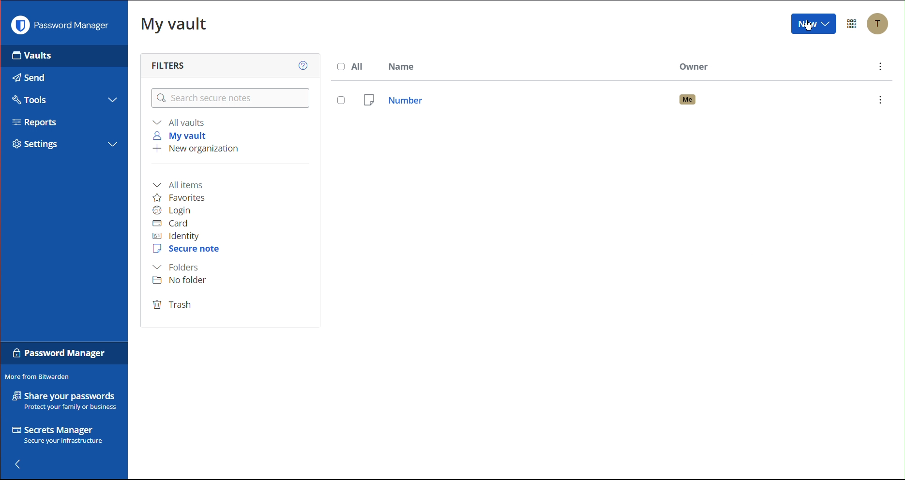 The width and height of the screenshot is (905, 480). What do you see at coordinates (808, 26) in the screenshot?
I see `Cursor` at bounding box center [808, 26].